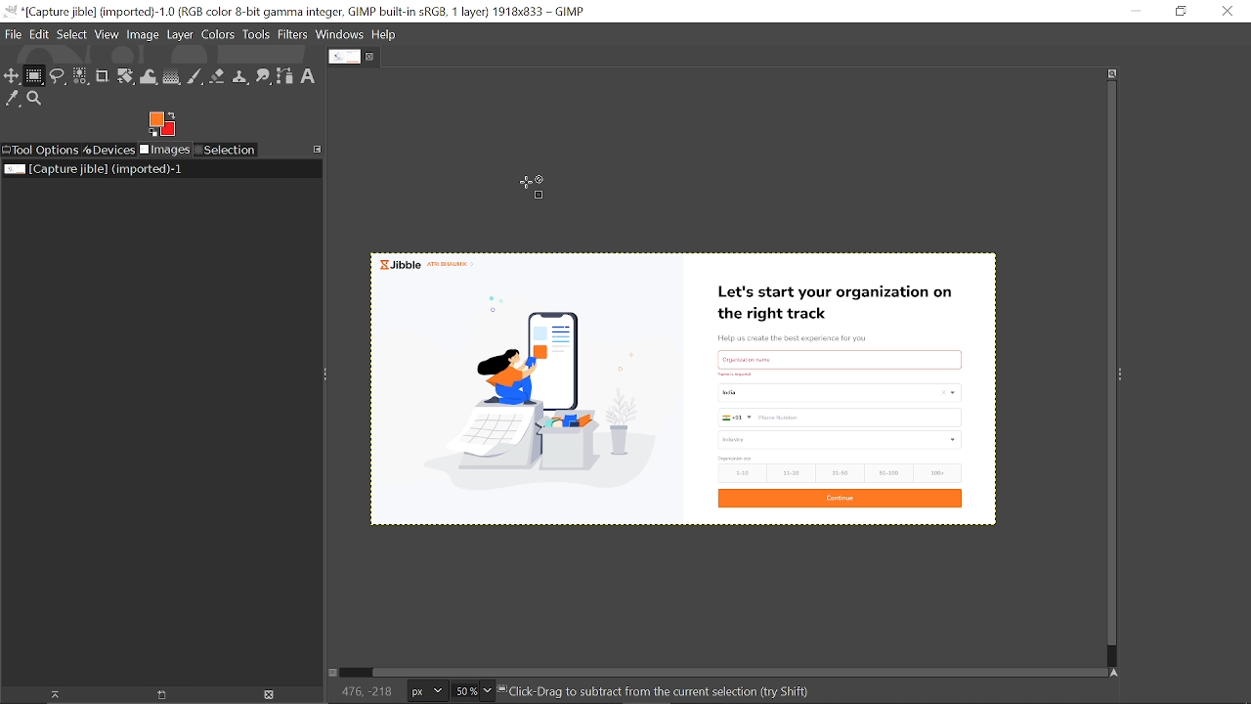 This screenshot has height=704, width=1251. Describe the element at coordinates (13, 100) in the screenshot. I see `Color picker tool` at that location.